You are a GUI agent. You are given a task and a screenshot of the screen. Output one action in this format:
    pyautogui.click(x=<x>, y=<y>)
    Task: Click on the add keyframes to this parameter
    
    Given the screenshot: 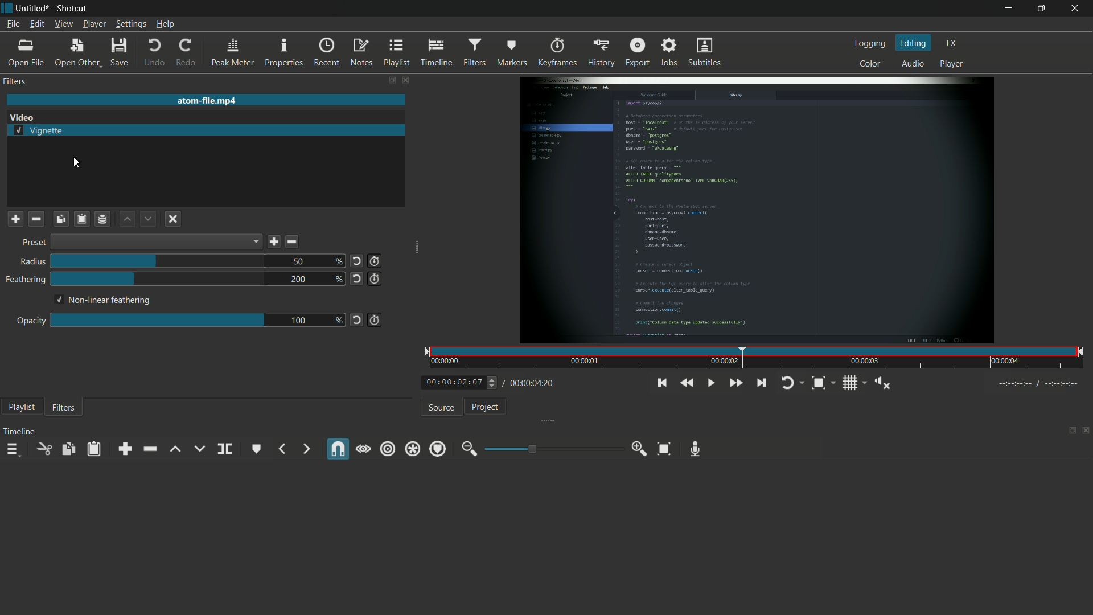 What is the action you would take?
    pyautogui.click(x=375, y=261)
    